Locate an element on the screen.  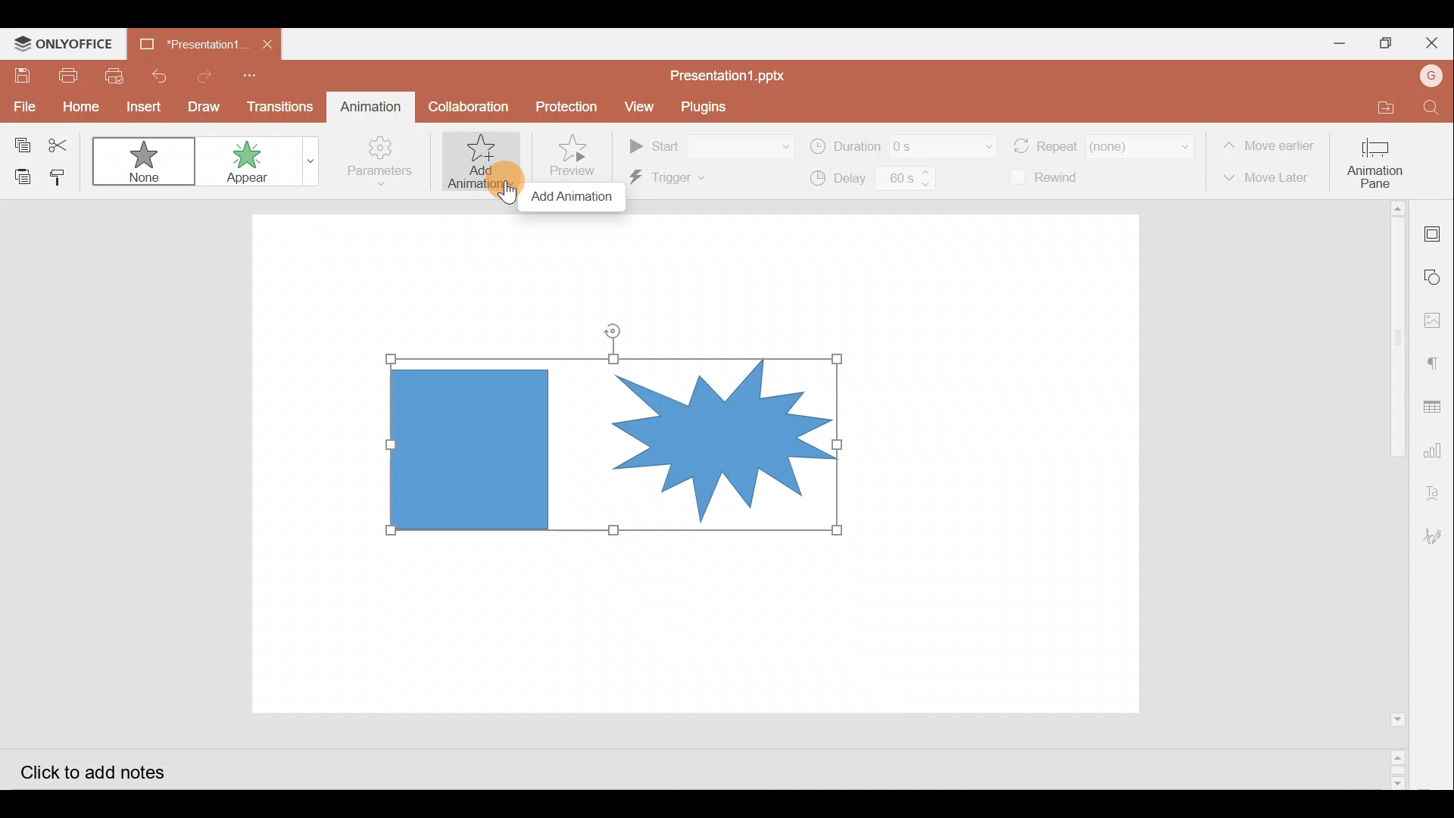
Redo is located at coordinates (204, 73).